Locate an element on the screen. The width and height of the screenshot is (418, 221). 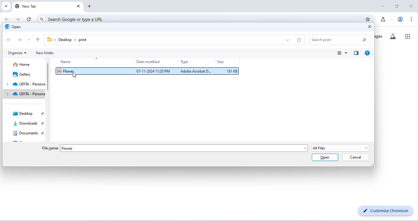
select file type is located at coordinates (341, 148).